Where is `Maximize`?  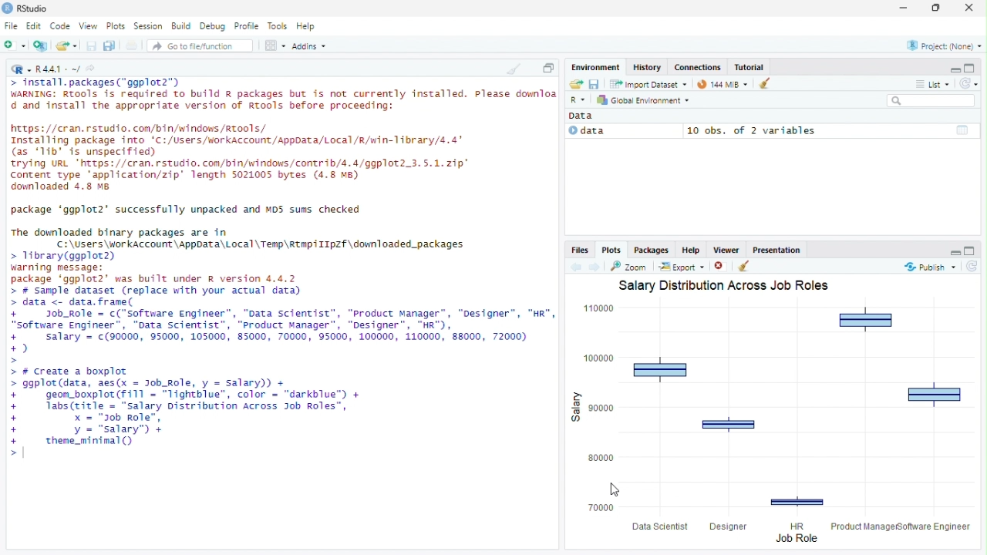 Maximize is located at coordinates (933, 8).